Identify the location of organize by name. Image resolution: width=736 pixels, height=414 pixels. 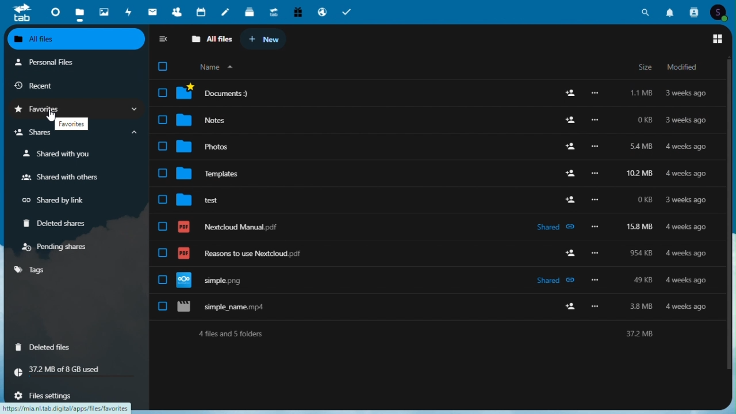
(218, 67).